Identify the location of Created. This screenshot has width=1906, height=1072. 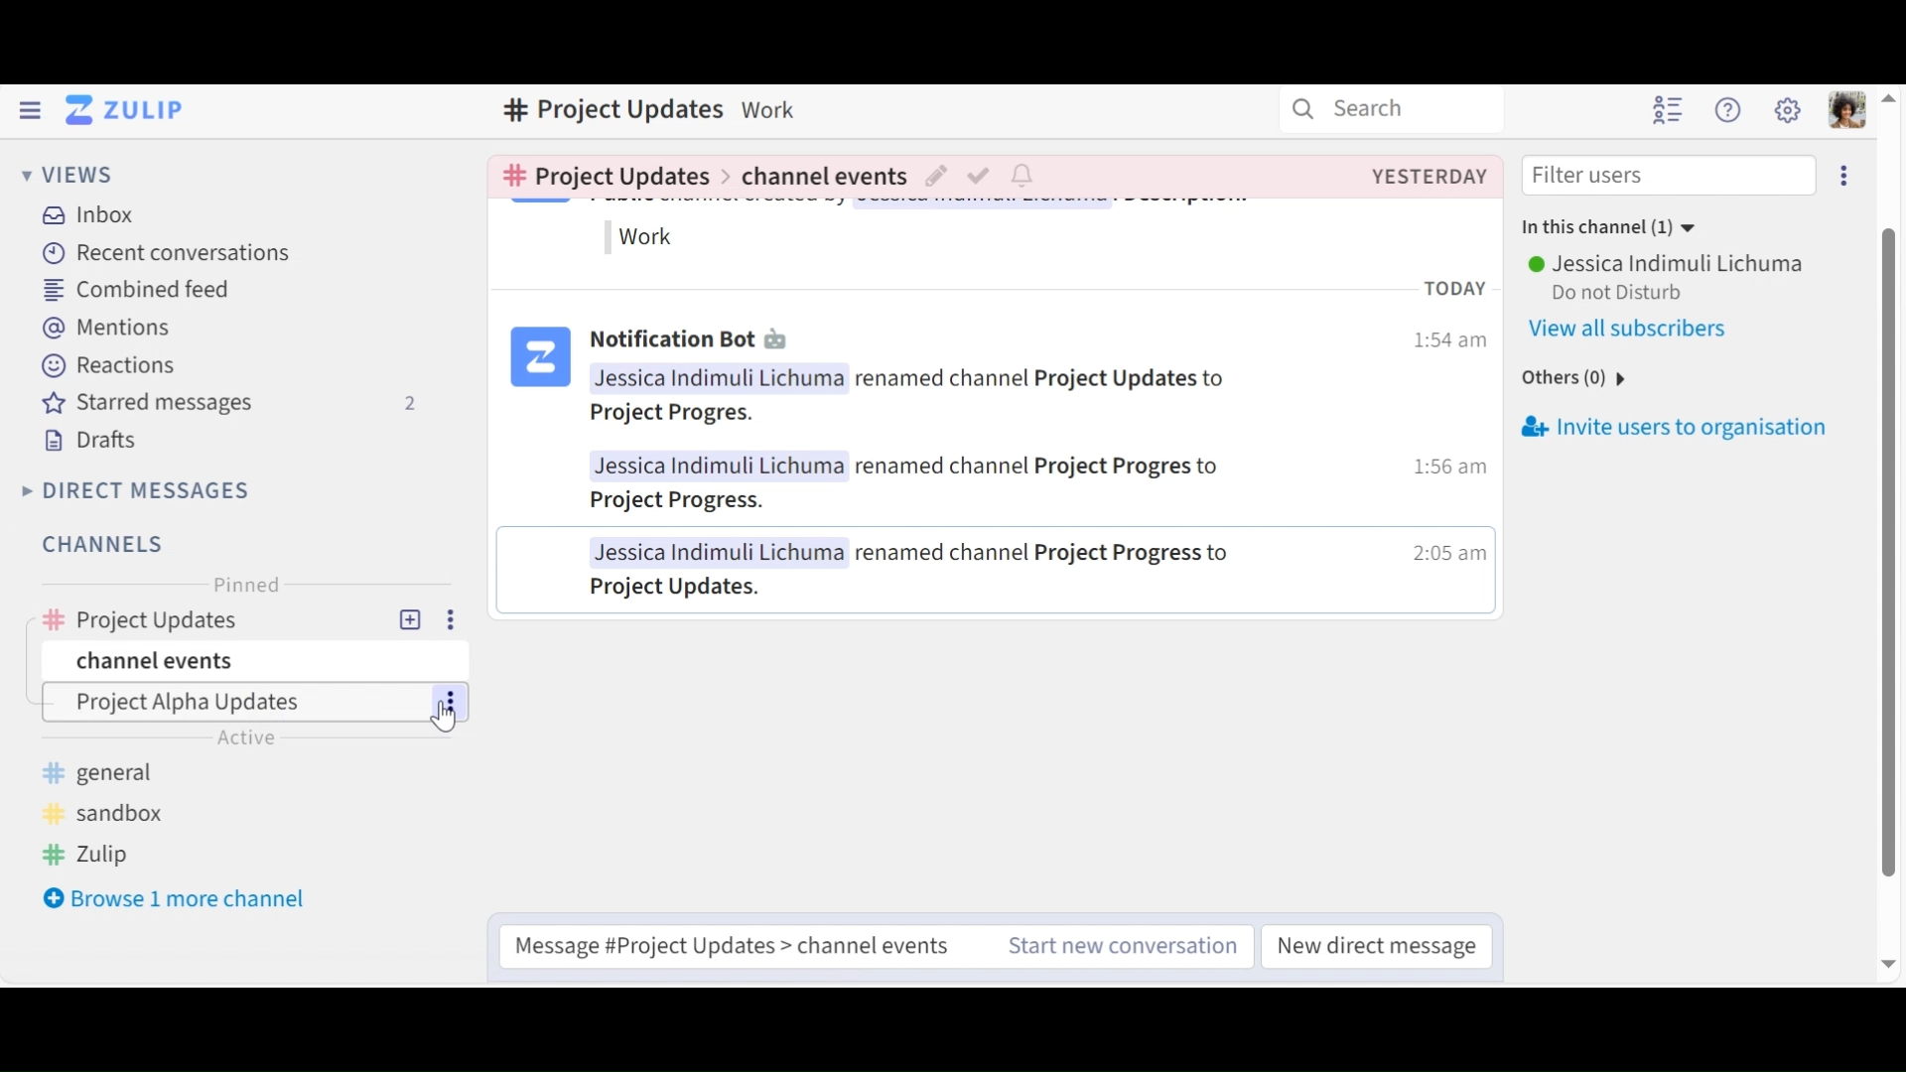
(1429, 177).